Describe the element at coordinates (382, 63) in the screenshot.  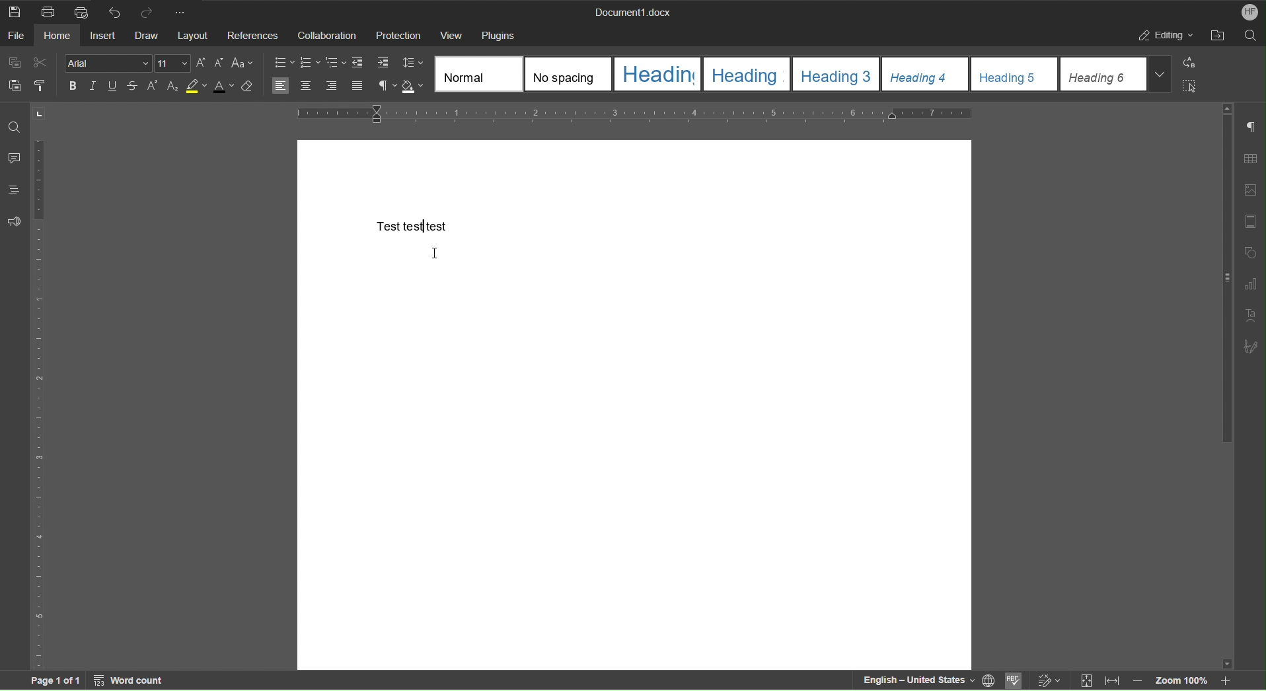
I see `Increase Indent` at that location.